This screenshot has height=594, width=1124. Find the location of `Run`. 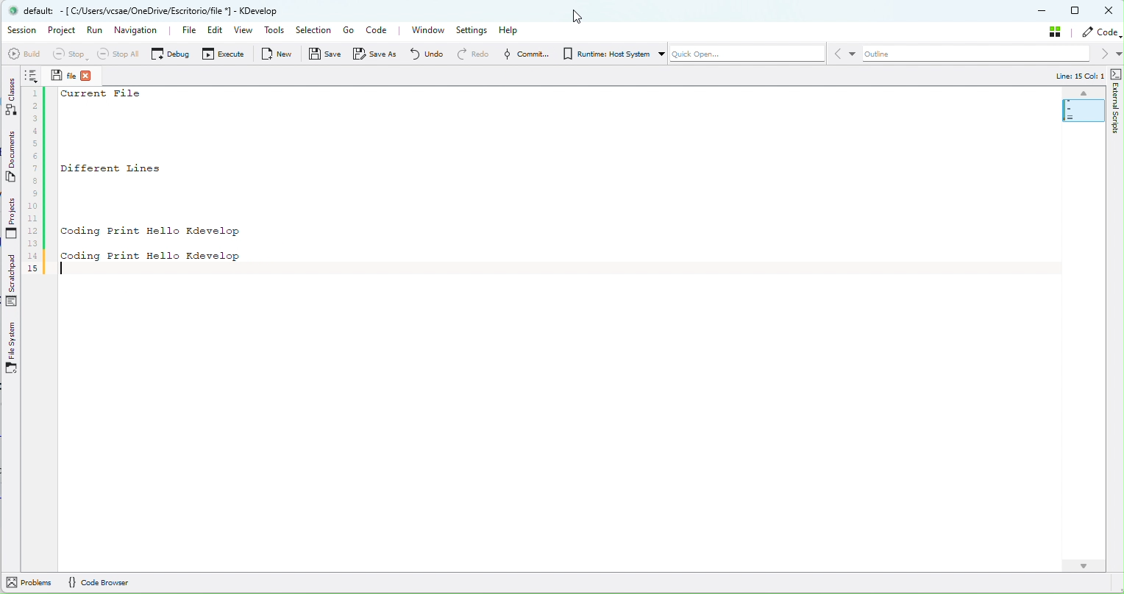

Run is located at coordinates (95, 34).